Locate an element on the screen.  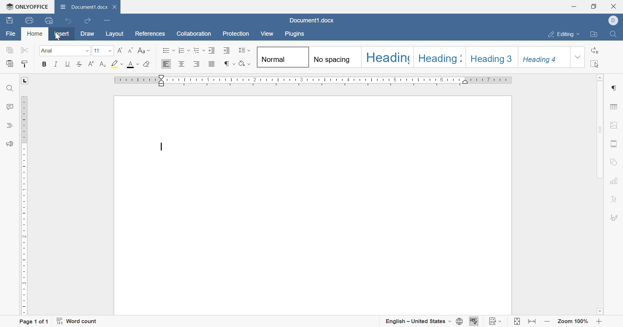
Page 1 of 1 is located at coordinates (33, 321).